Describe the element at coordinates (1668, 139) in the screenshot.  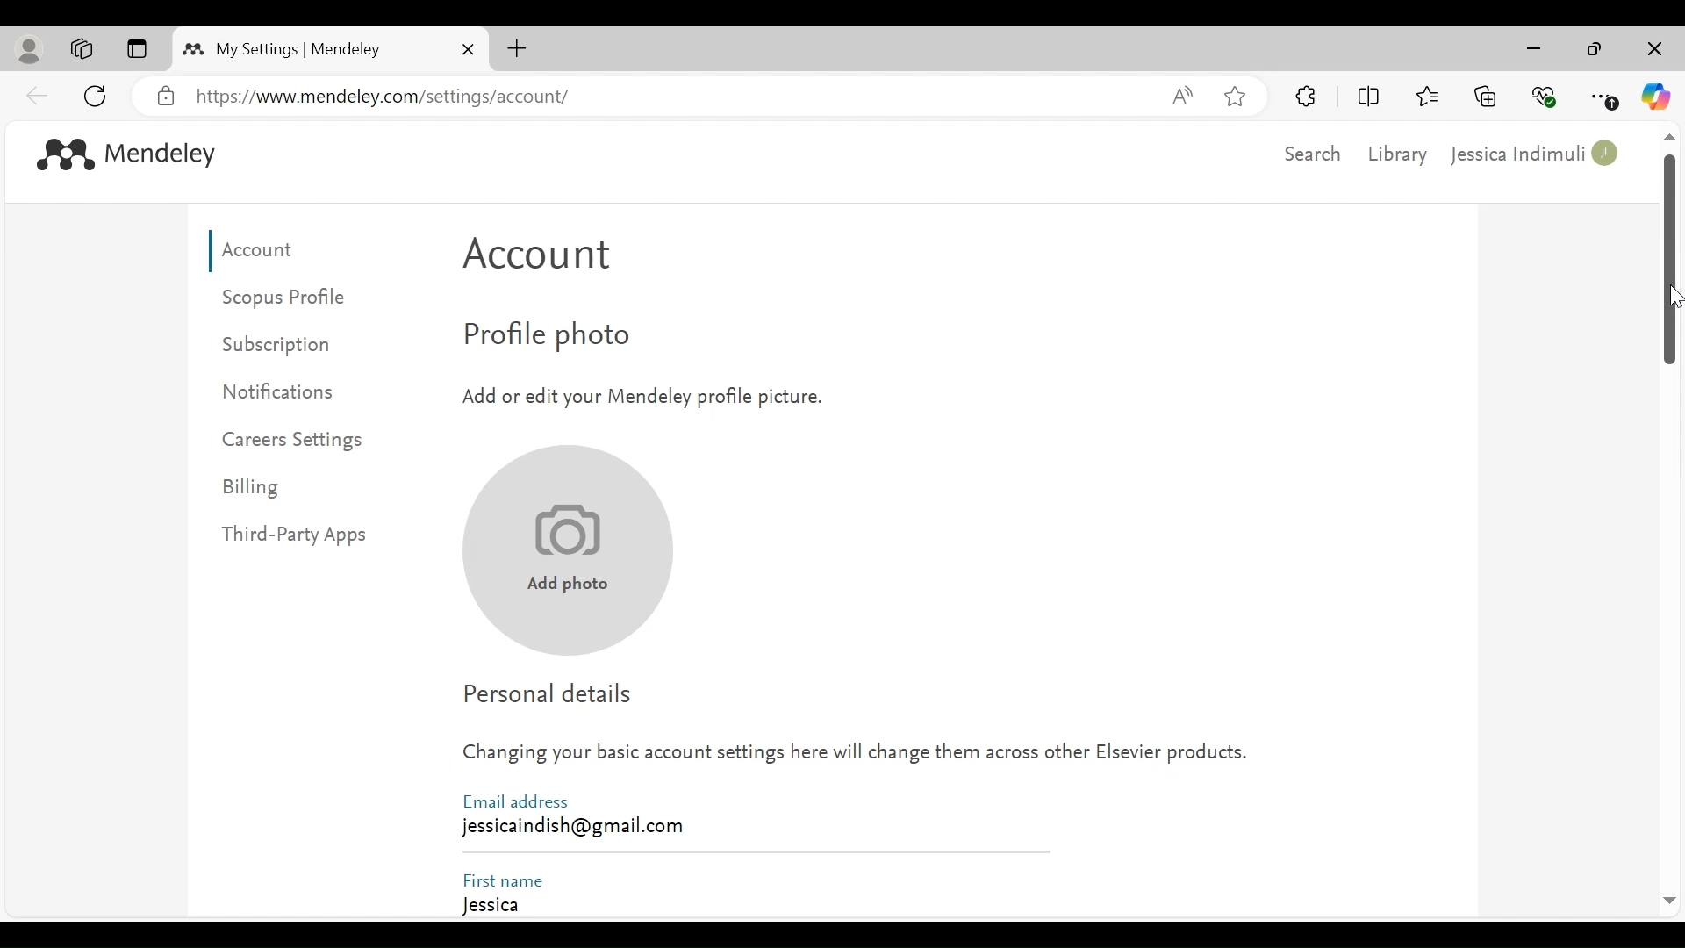
I see `scroll up` at that location.